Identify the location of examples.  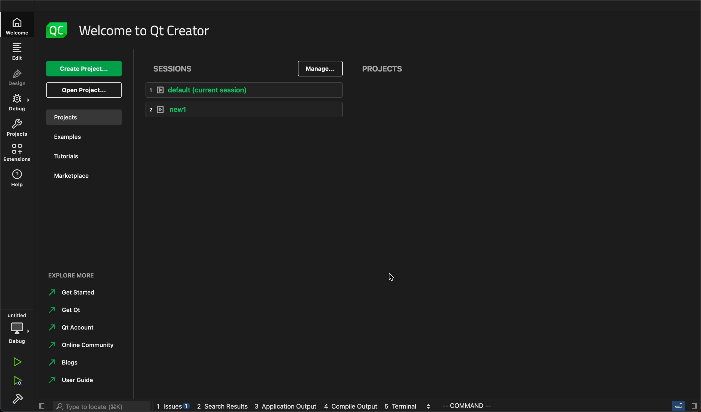
(72, 137).